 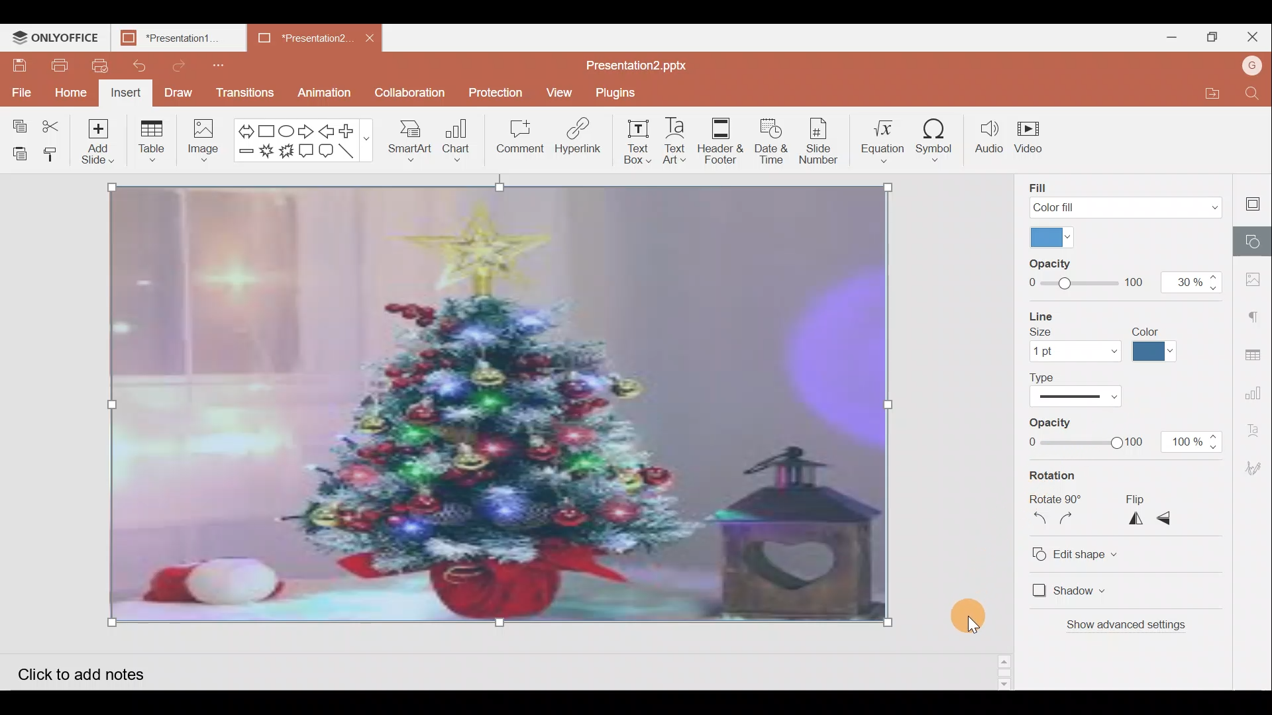 I want to click on File, so click(x=20, y=89).